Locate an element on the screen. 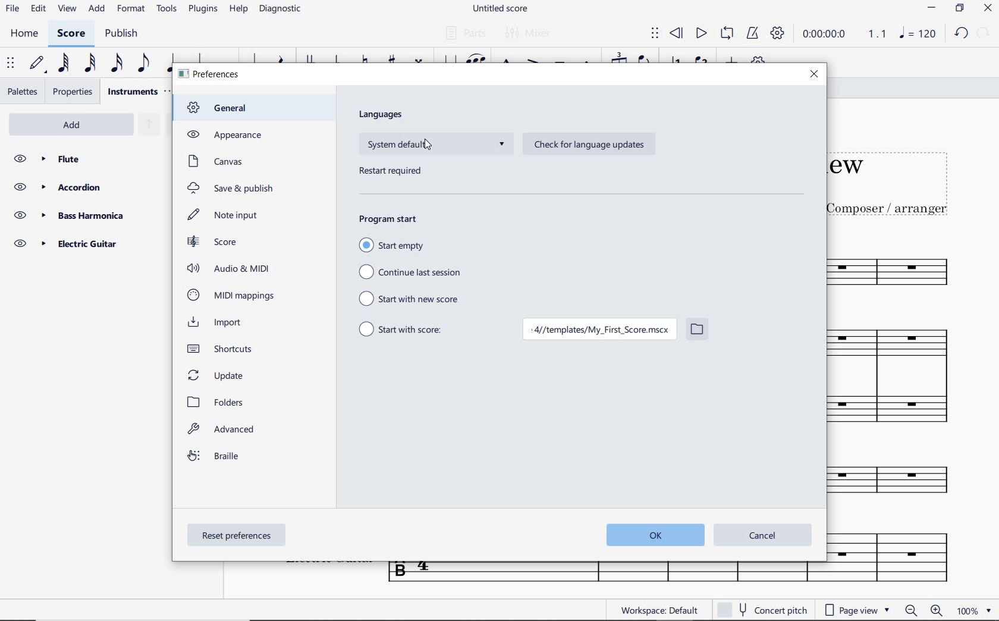 The height and width of the screenshot is (621, 999). update is located at coordinates (218, 374).